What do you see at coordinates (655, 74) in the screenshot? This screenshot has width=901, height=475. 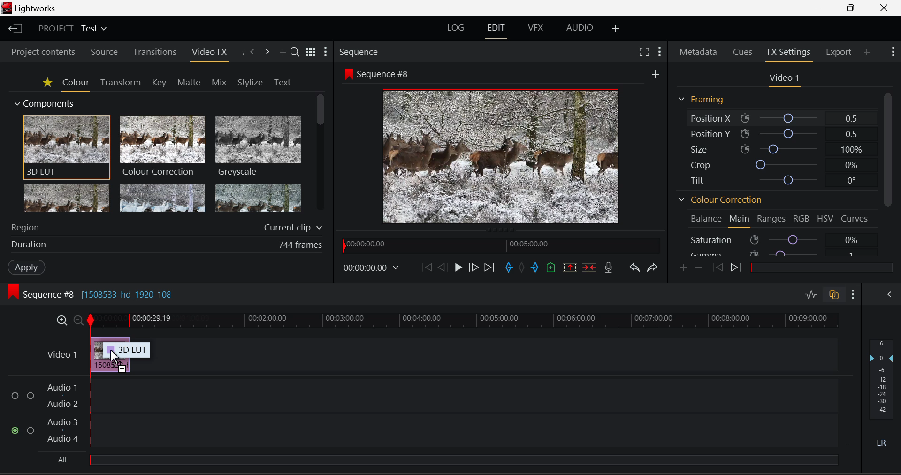 I see `` at bounding box center [655, 74].